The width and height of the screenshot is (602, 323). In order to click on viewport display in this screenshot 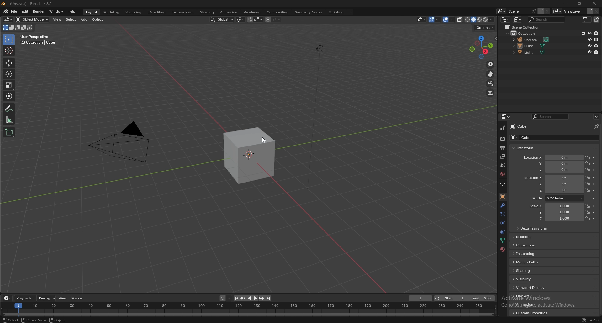, I will do `click(532, 288)`.